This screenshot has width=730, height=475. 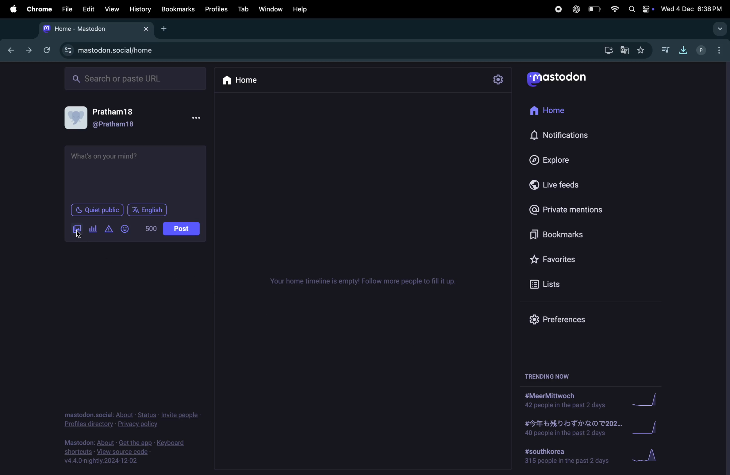 I want to click on home, so click(x=550, y=112).